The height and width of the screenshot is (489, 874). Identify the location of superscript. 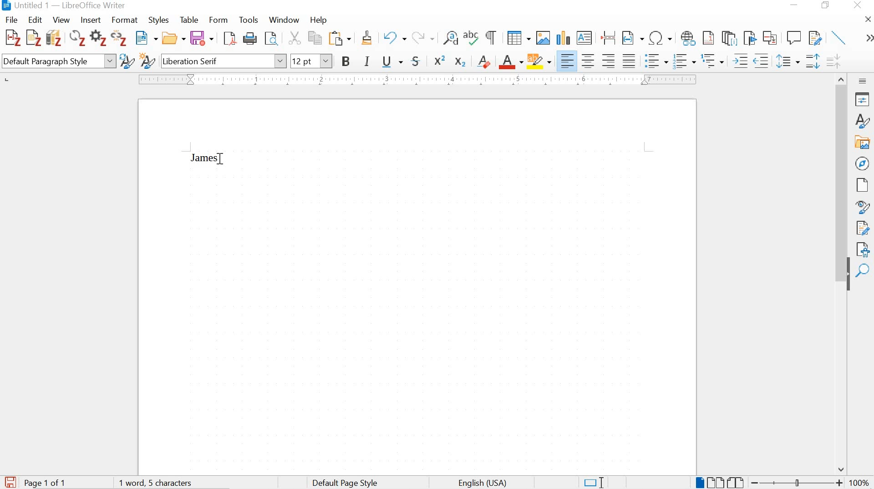
(441, 60).